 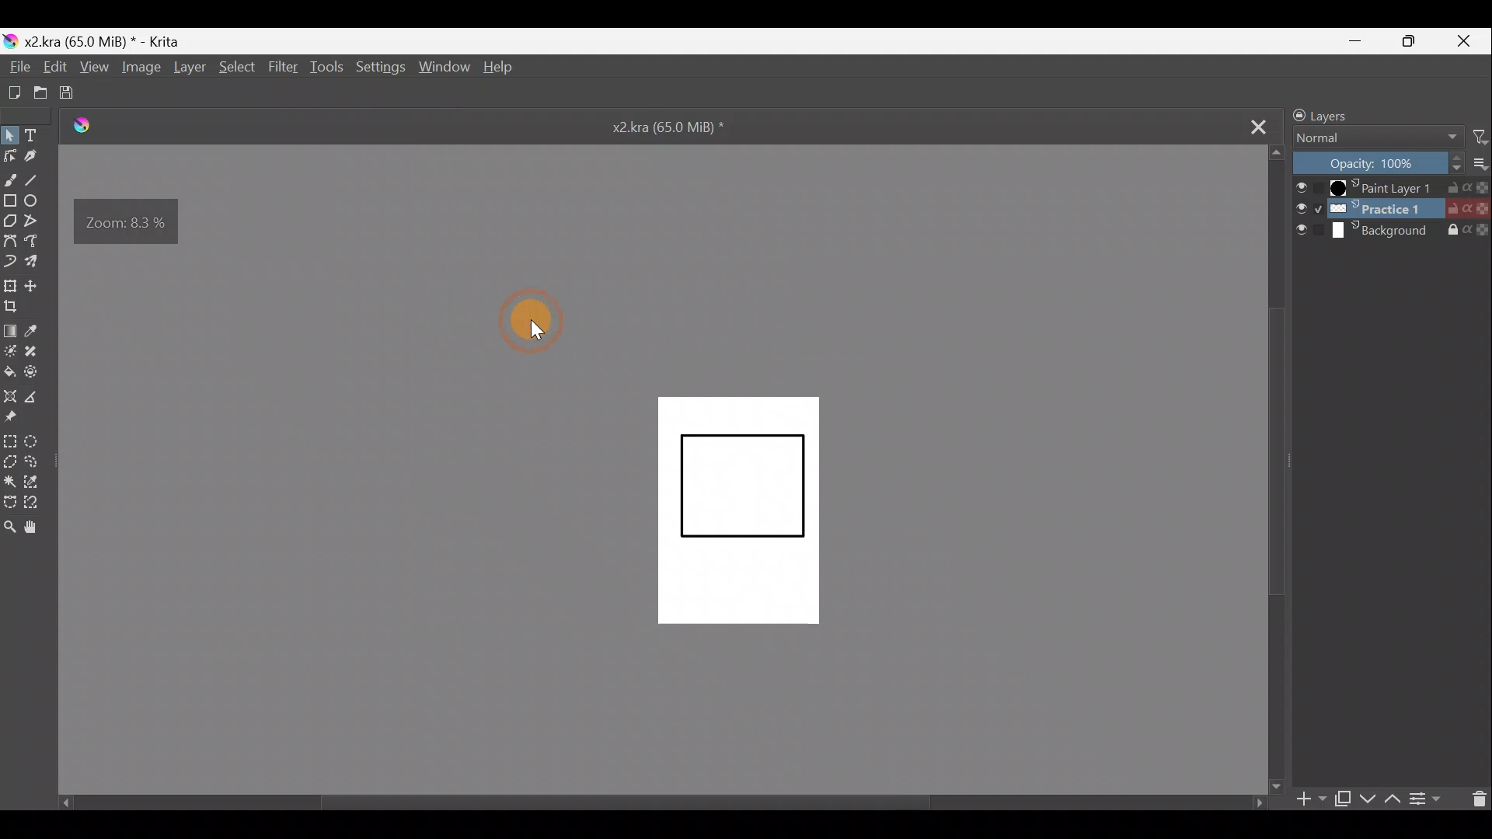 What do you see at coordinates (9, 198) in the screenshot?
I see `Rectangle tool` at bounding box center [9, 198].